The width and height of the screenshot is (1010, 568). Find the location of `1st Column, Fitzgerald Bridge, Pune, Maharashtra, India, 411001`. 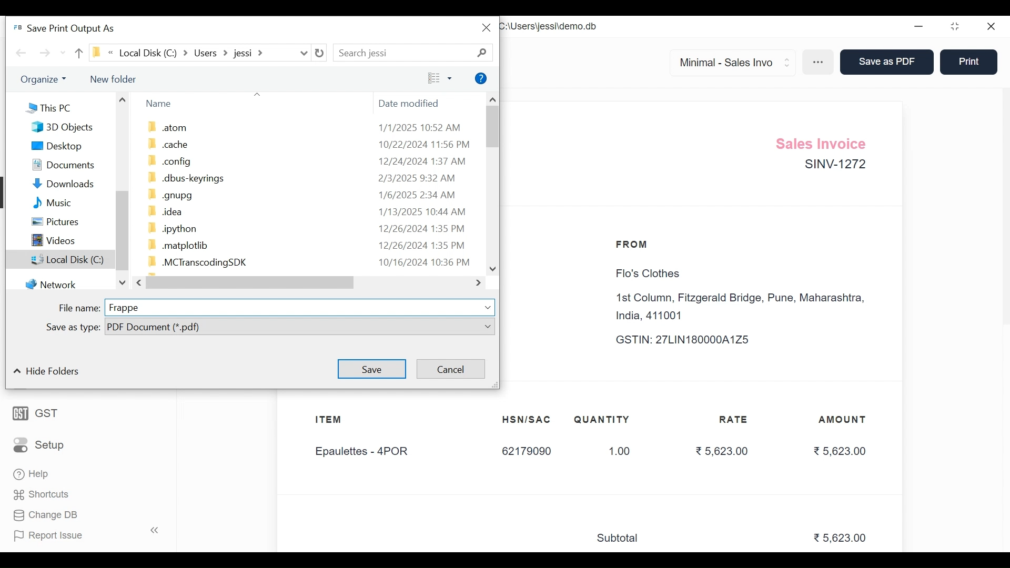

1st Column, Fitzgerald Bridge, Pune, Maharashtra, India, 411001 is located at coordinates (743, 307).